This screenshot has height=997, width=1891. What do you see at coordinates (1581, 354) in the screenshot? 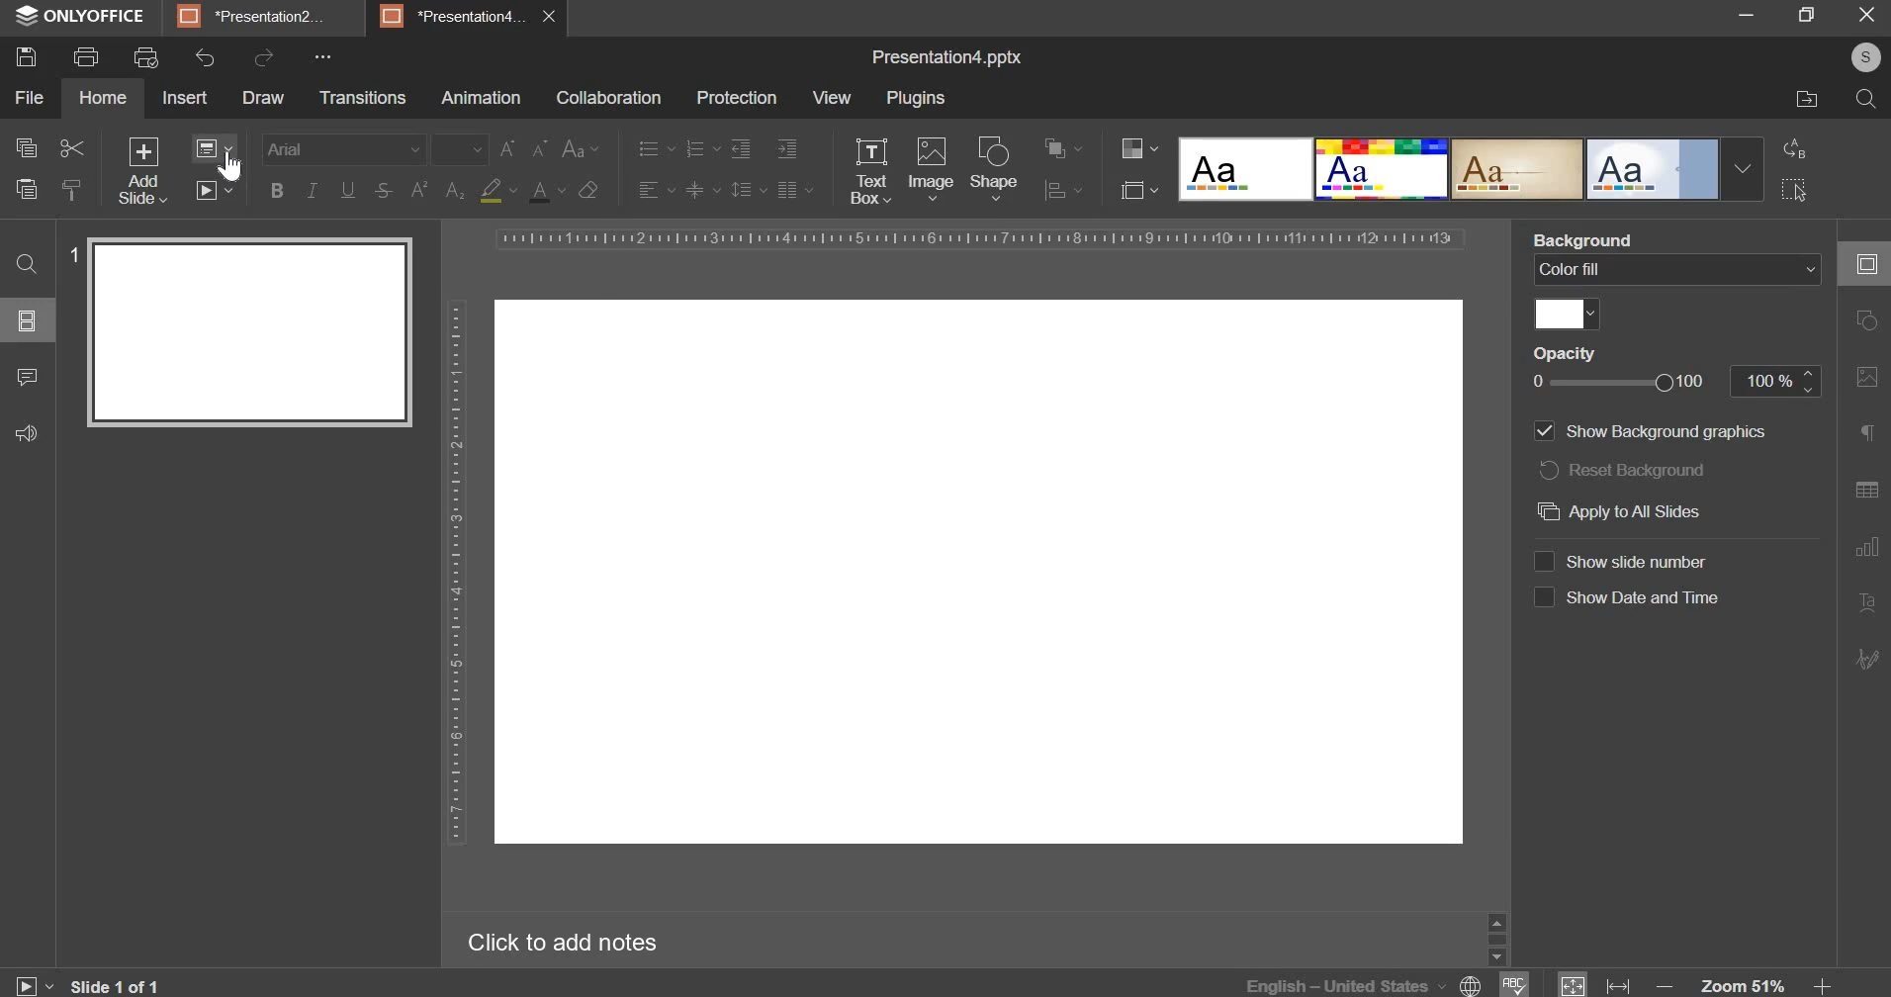
I see `opacity` at bounding box center [1581, 354].